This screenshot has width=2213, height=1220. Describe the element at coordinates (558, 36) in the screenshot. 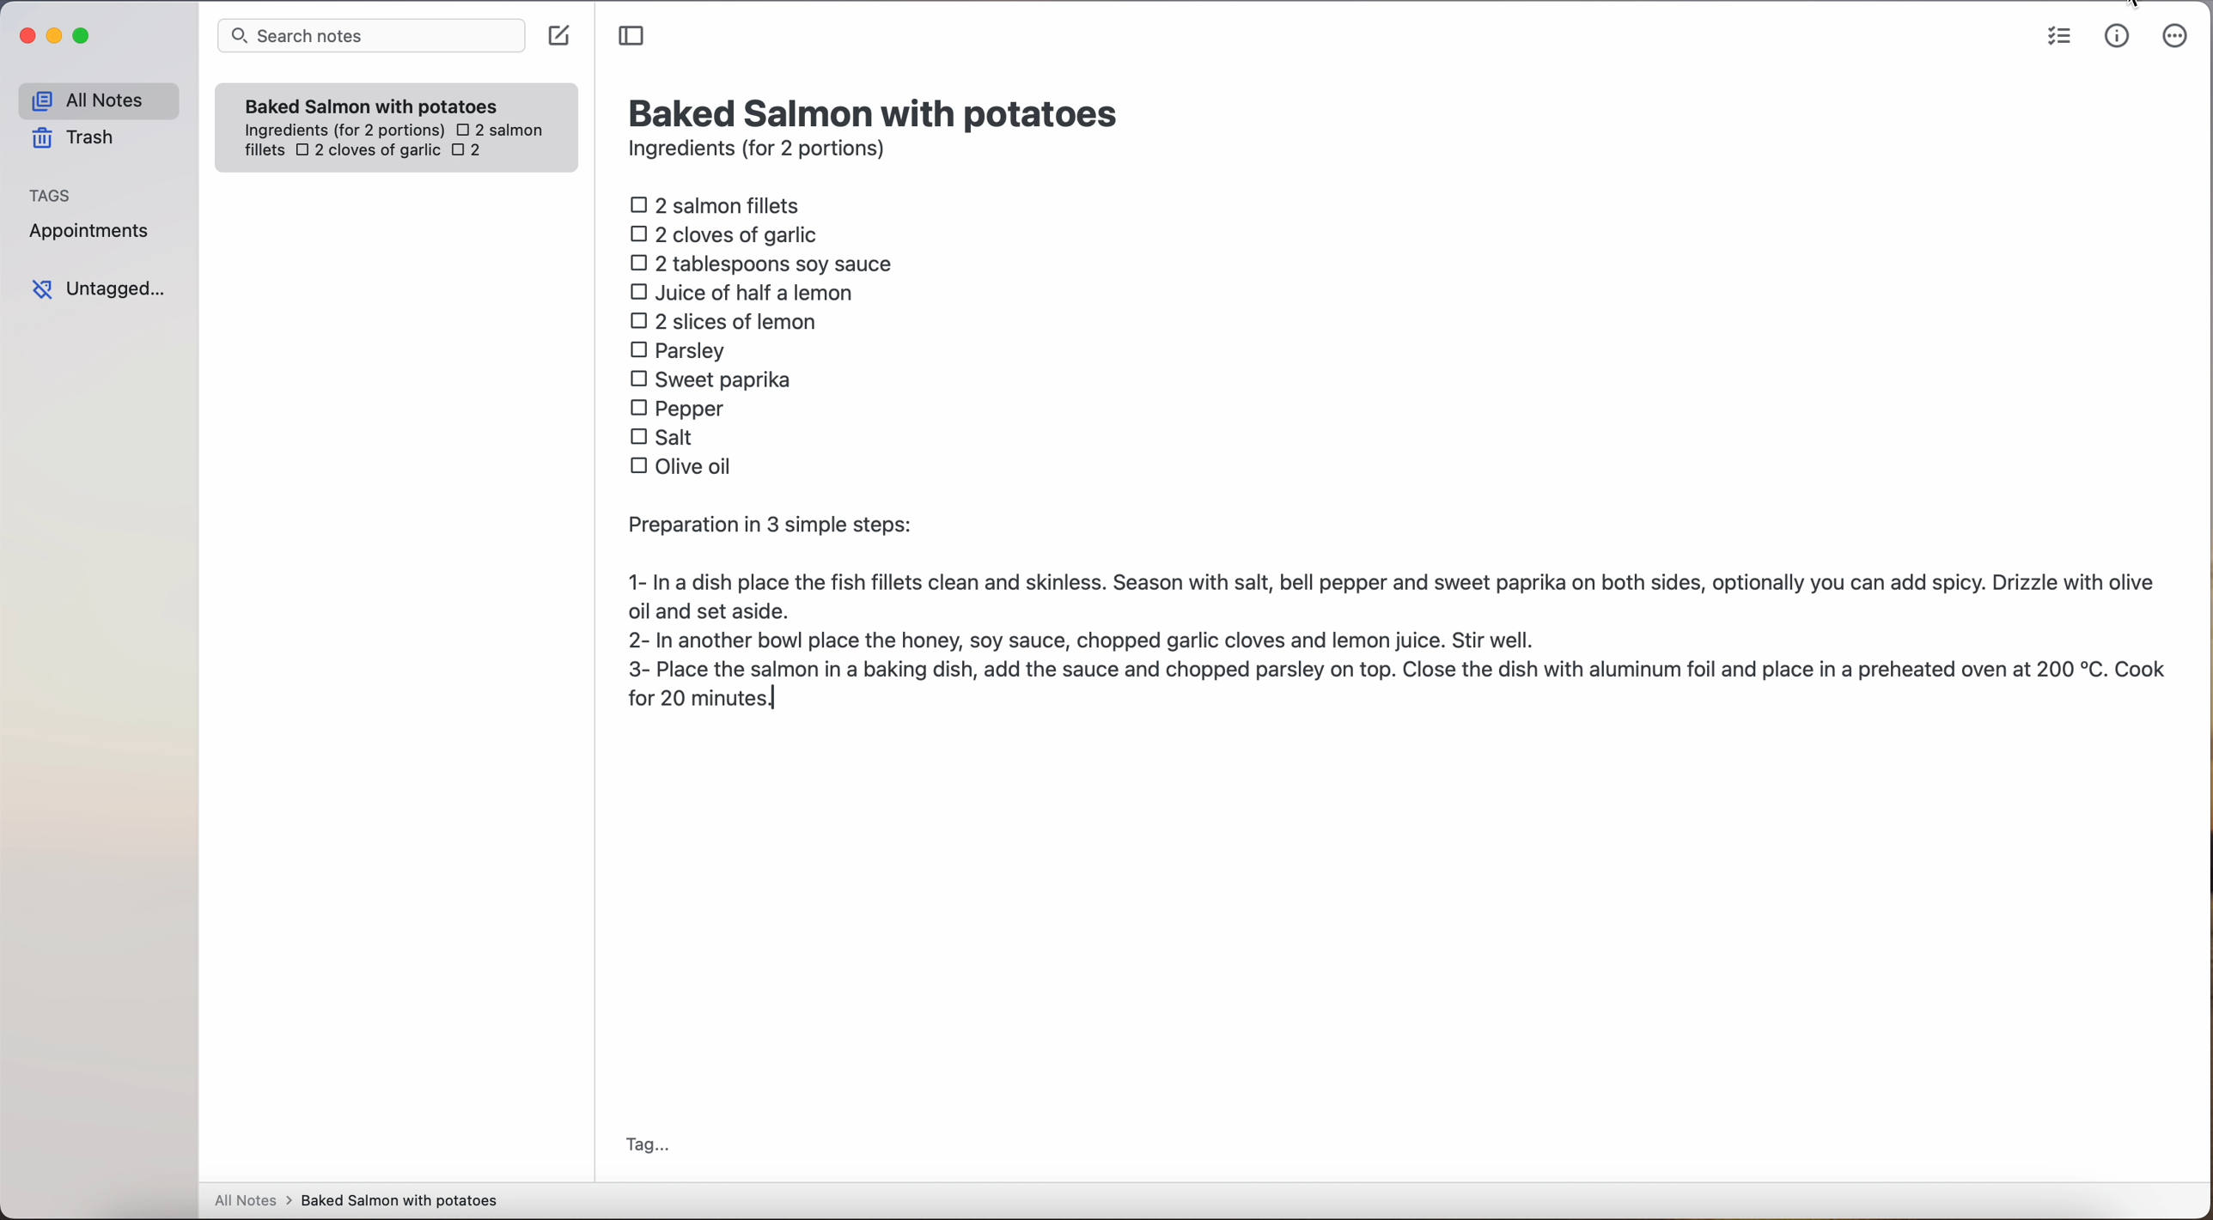

I see `create note` at that location.